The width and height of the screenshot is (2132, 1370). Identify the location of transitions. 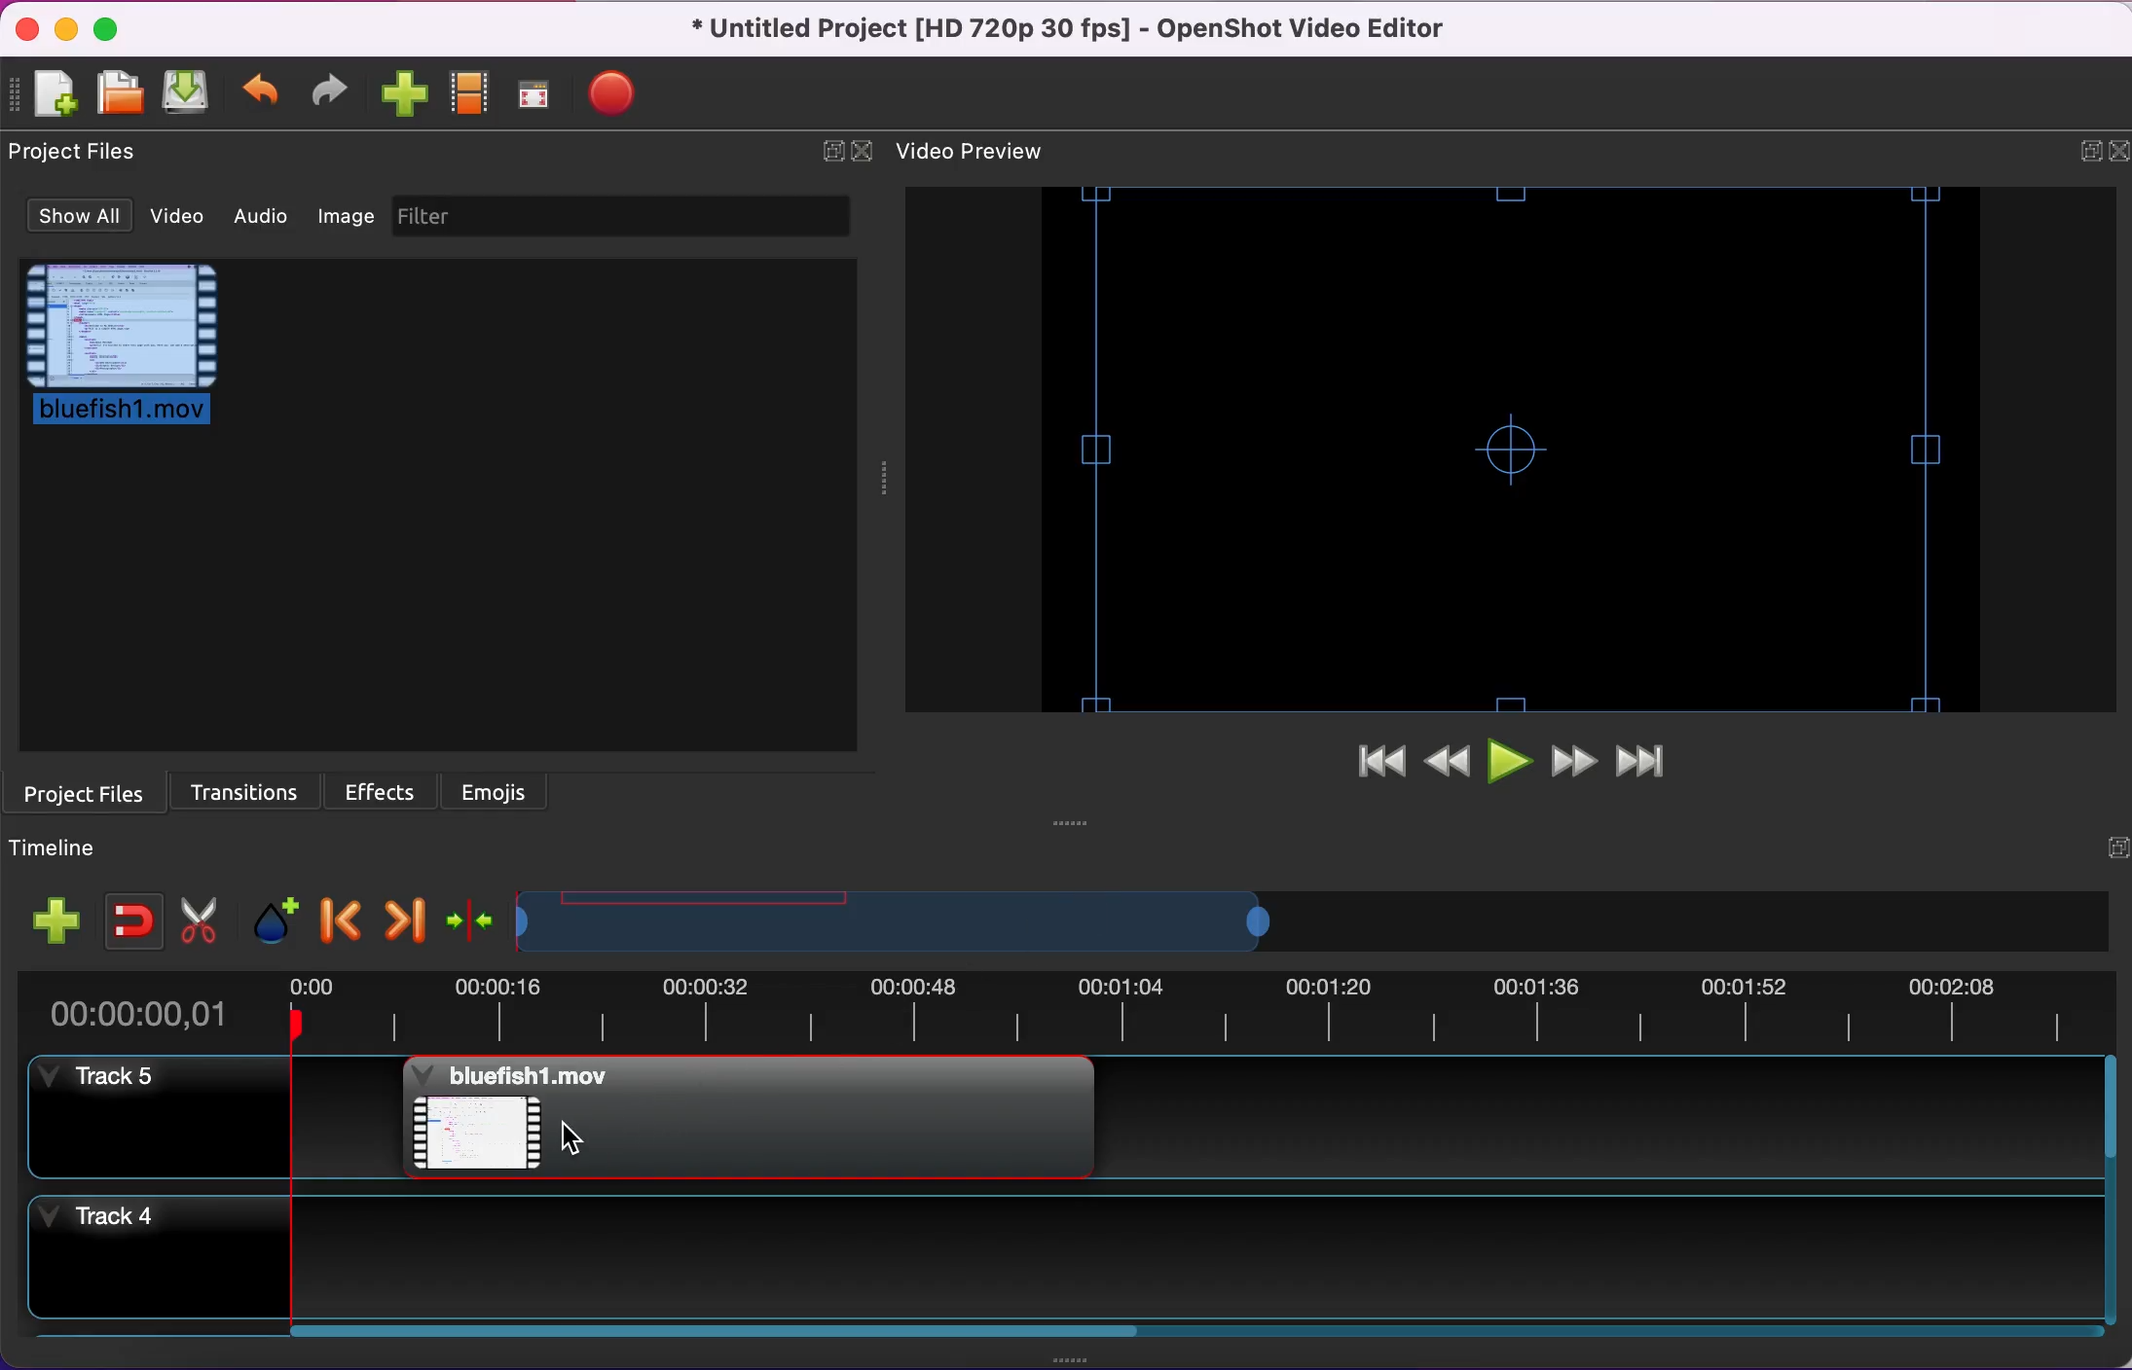
(243, 791).